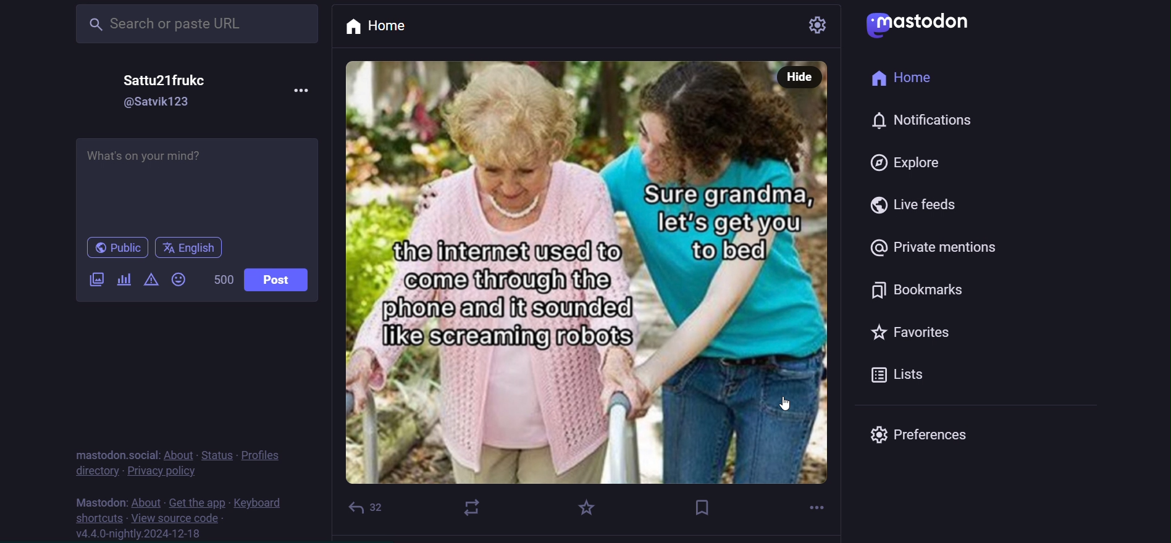 The image size is (1171, 543). What do you see at coordinates (178, 455) in the screenshot?
I see `about` at bounding box center [178, 455].